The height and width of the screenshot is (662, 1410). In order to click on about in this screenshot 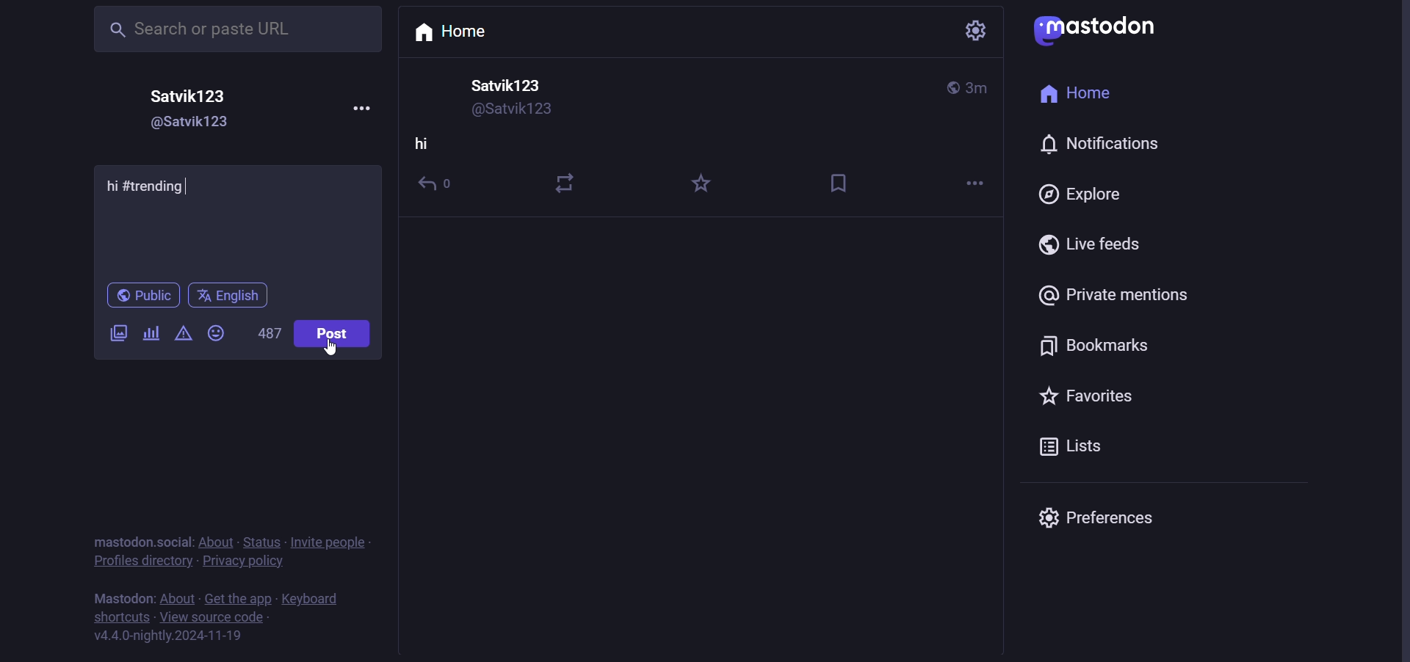, I will do `click(178, 598)`.